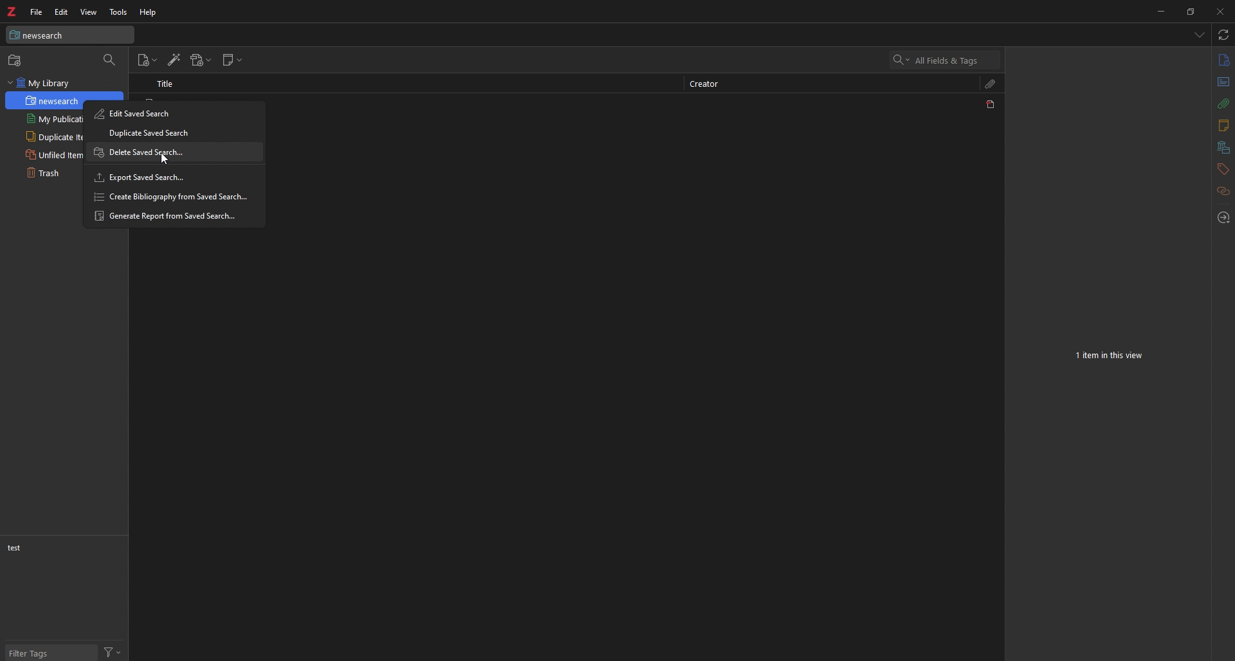  What do you see at coordinates (53, 136) in the screenshot?
I see `Duplicate Items` at bounding box center [53, 136].